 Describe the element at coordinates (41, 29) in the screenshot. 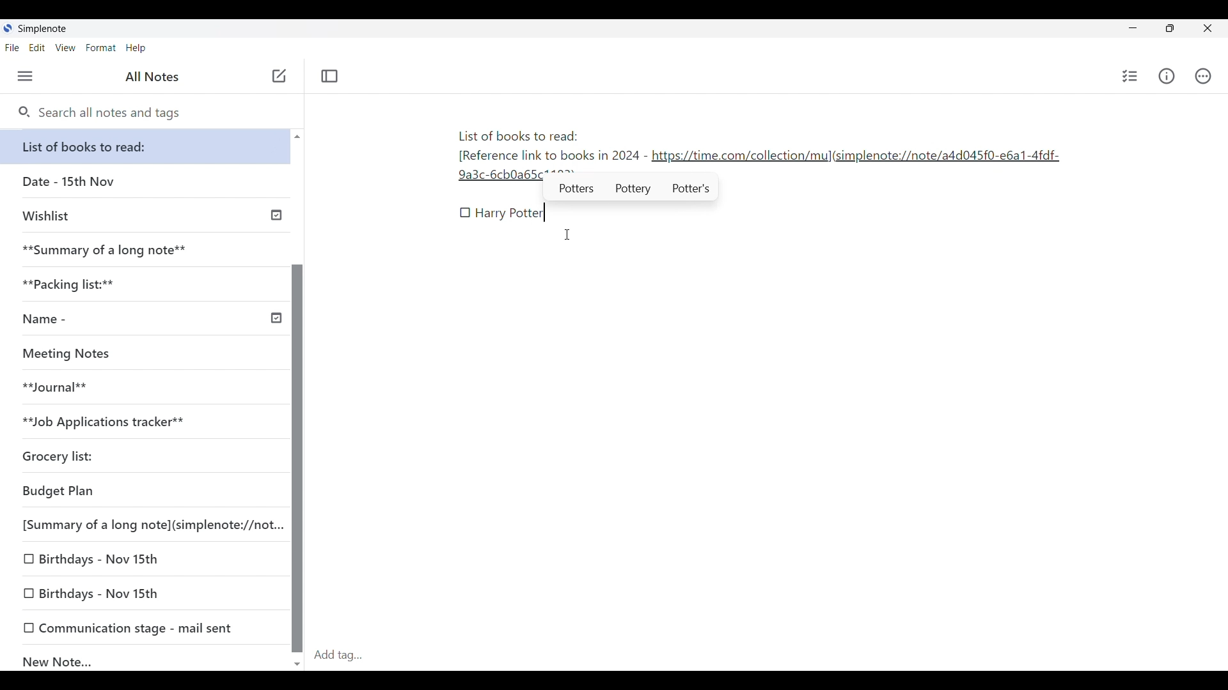

I see `Simplenote` at that location.